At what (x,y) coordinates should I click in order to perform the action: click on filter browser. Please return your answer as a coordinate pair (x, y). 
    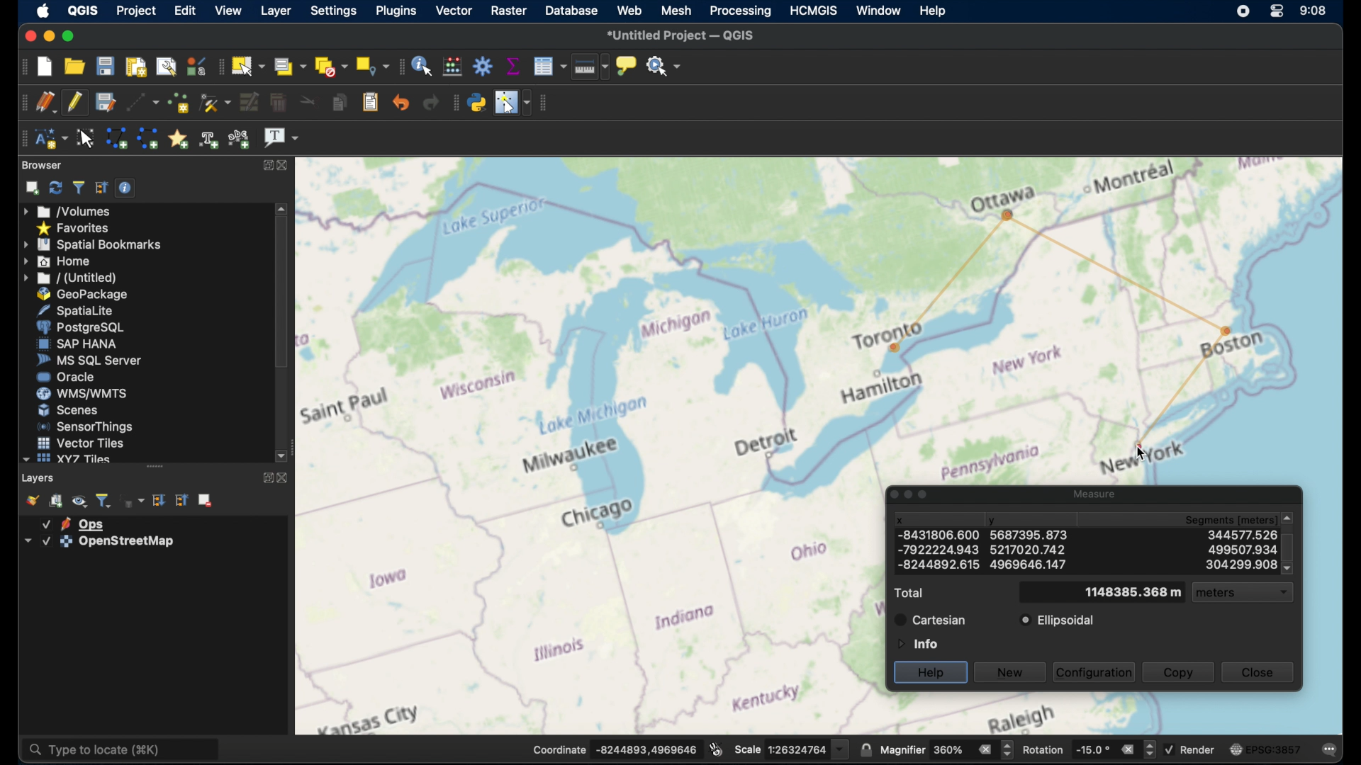
    Looking at the image, I should click on (78, 187).